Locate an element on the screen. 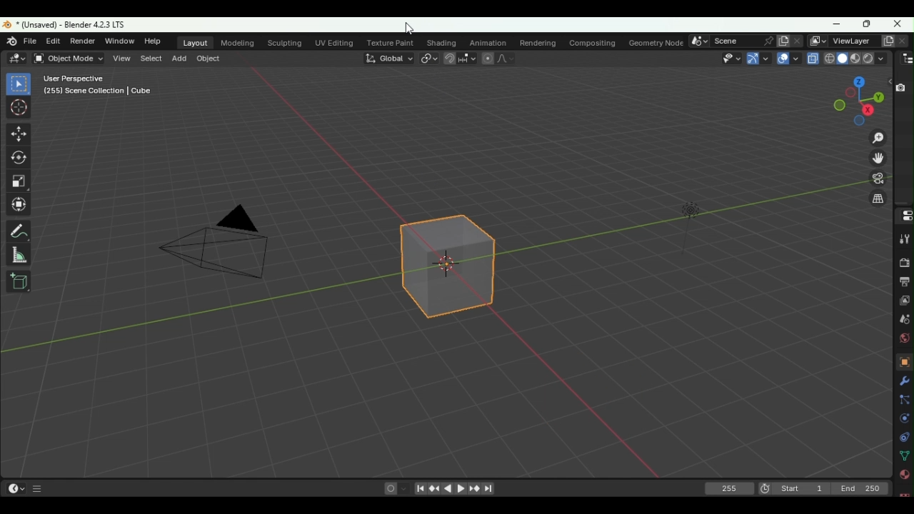 Image resolution: width=914 pixels, height=514 pixels. Transformation orientation is located at coordinates (391, 58).